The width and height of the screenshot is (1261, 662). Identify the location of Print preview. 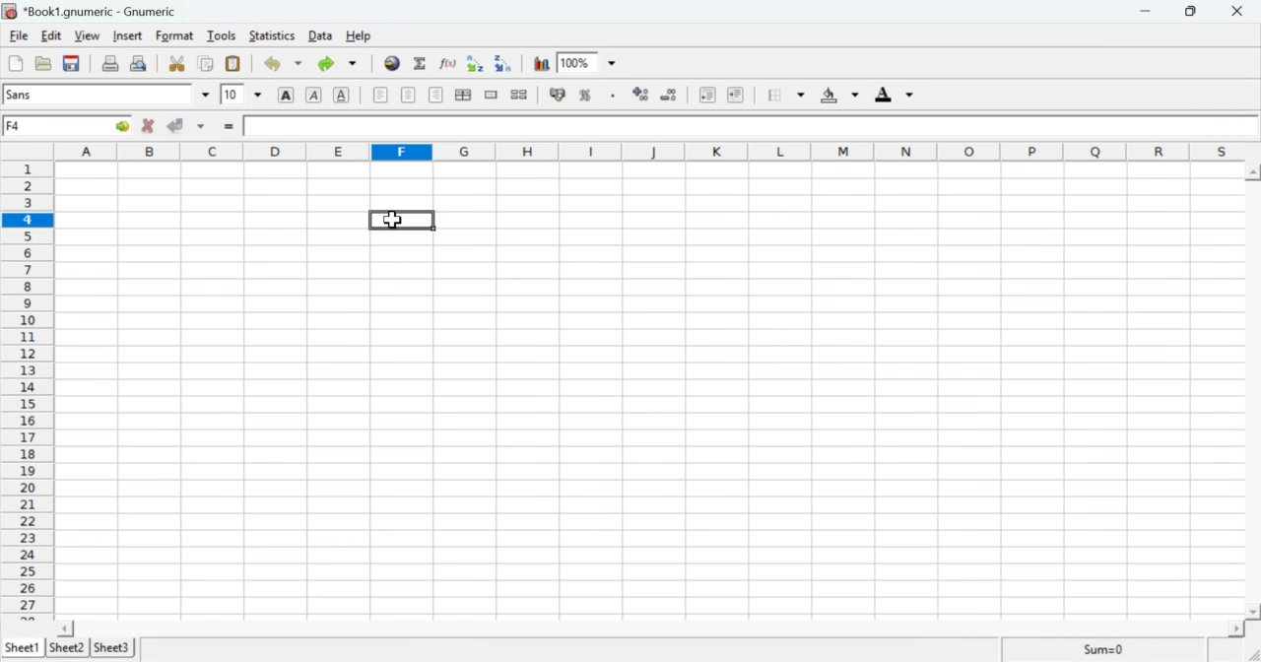
(140, 64).